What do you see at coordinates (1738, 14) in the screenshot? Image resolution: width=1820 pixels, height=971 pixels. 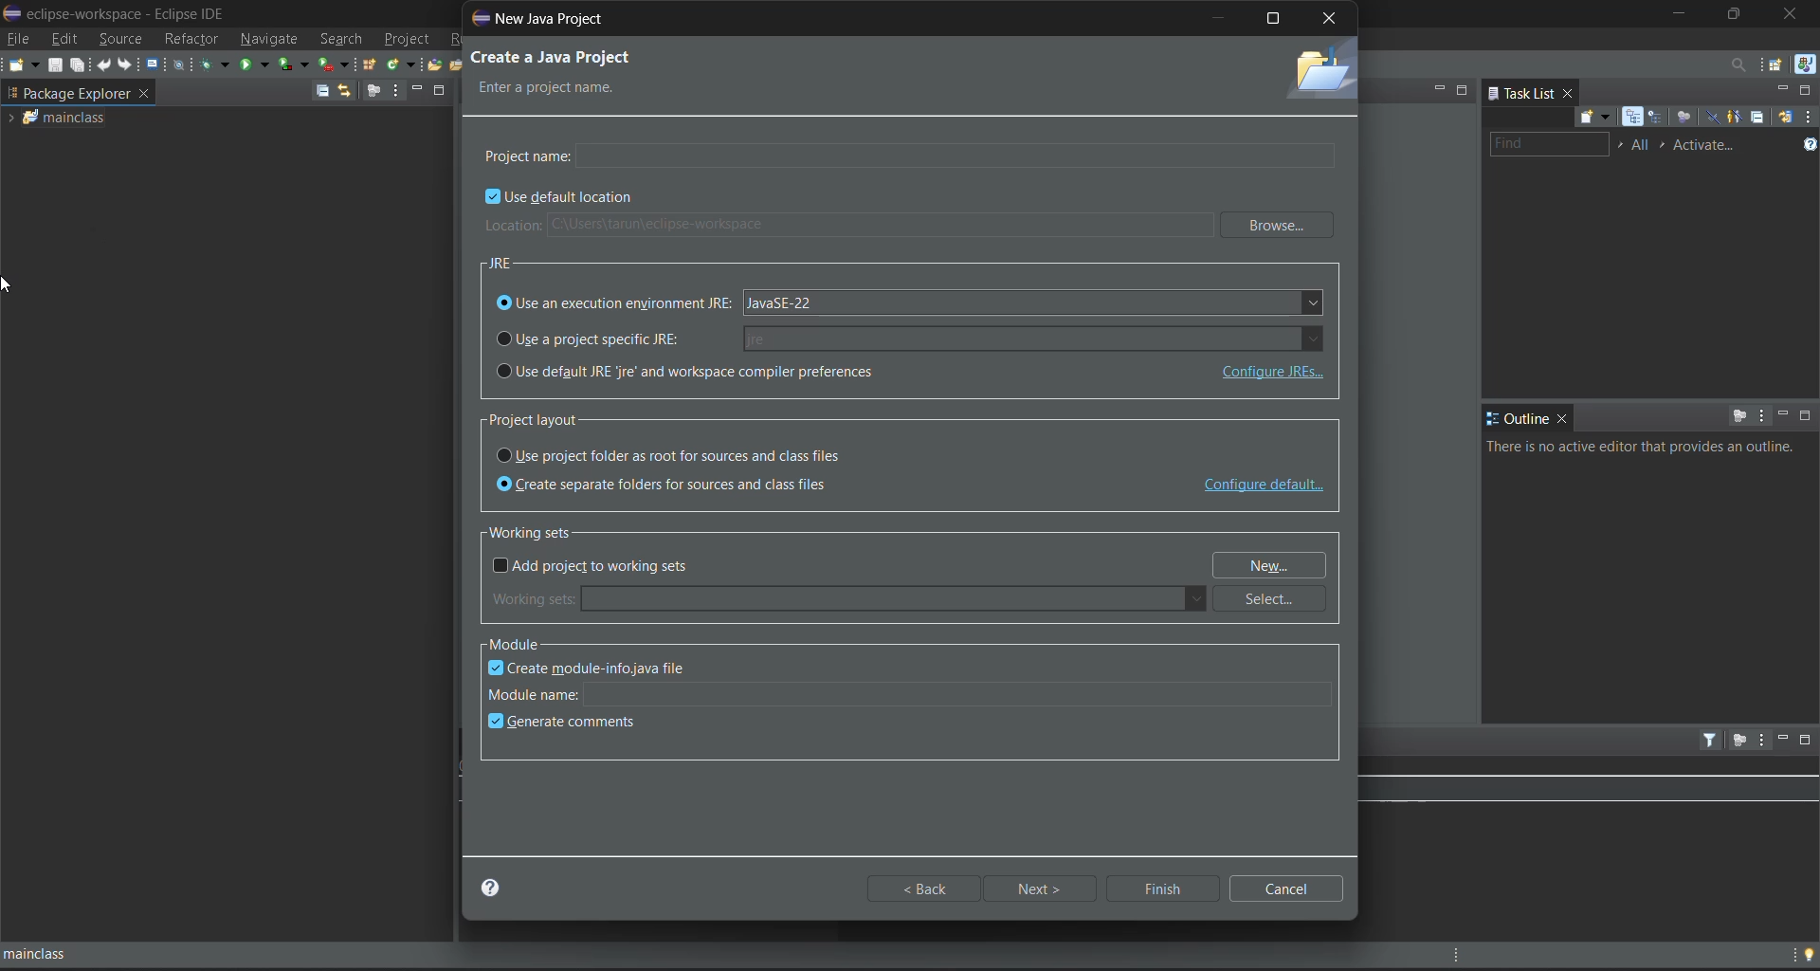 I see `maximize` at bounding box center [1738, 14].